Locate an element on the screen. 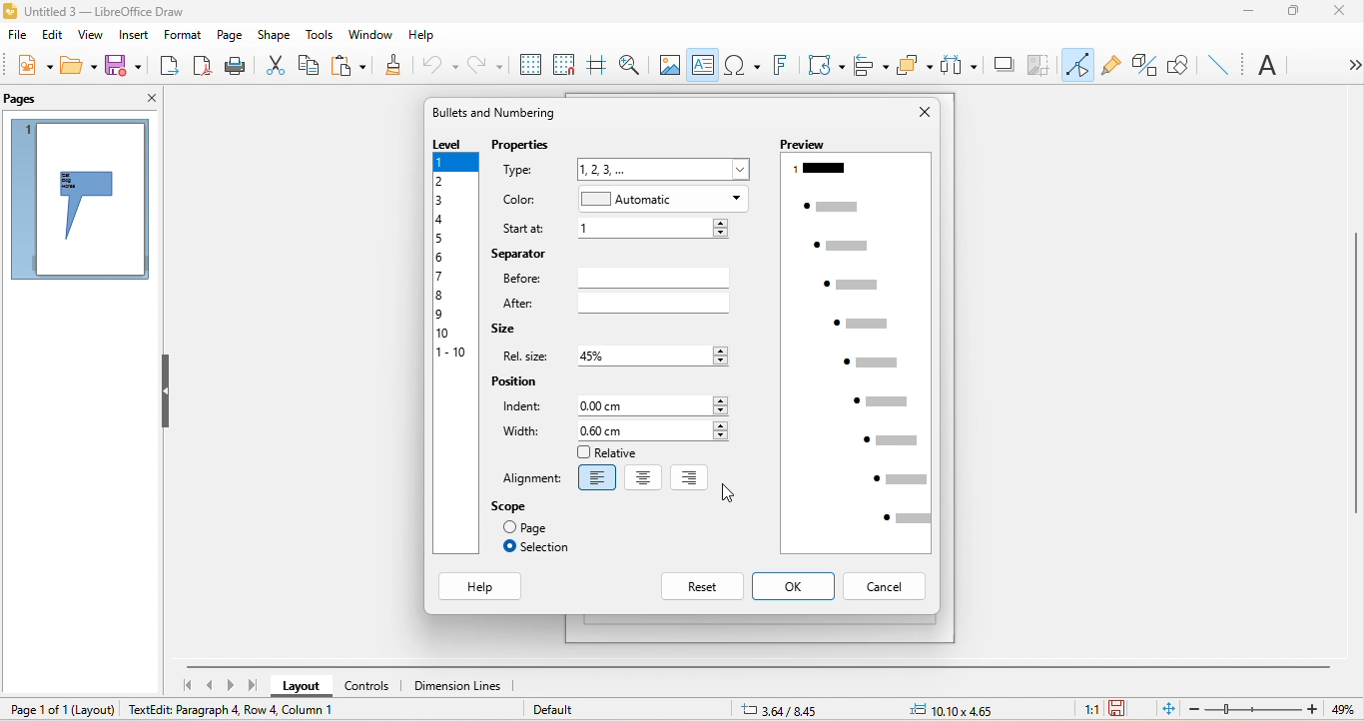 The width and height of the screenshot is (1364, 721). select at least three object is located at coordinates (959, 66).